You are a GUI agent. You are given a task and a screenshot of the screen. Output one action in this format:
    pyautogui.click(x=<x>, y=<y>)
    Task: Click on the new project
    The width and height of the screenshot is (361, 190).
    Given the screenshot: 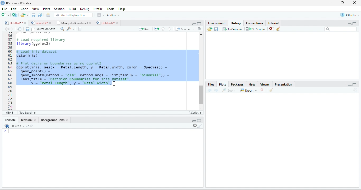 What is the action you would take?
    pyautogui.click(x=15, y=15)
    